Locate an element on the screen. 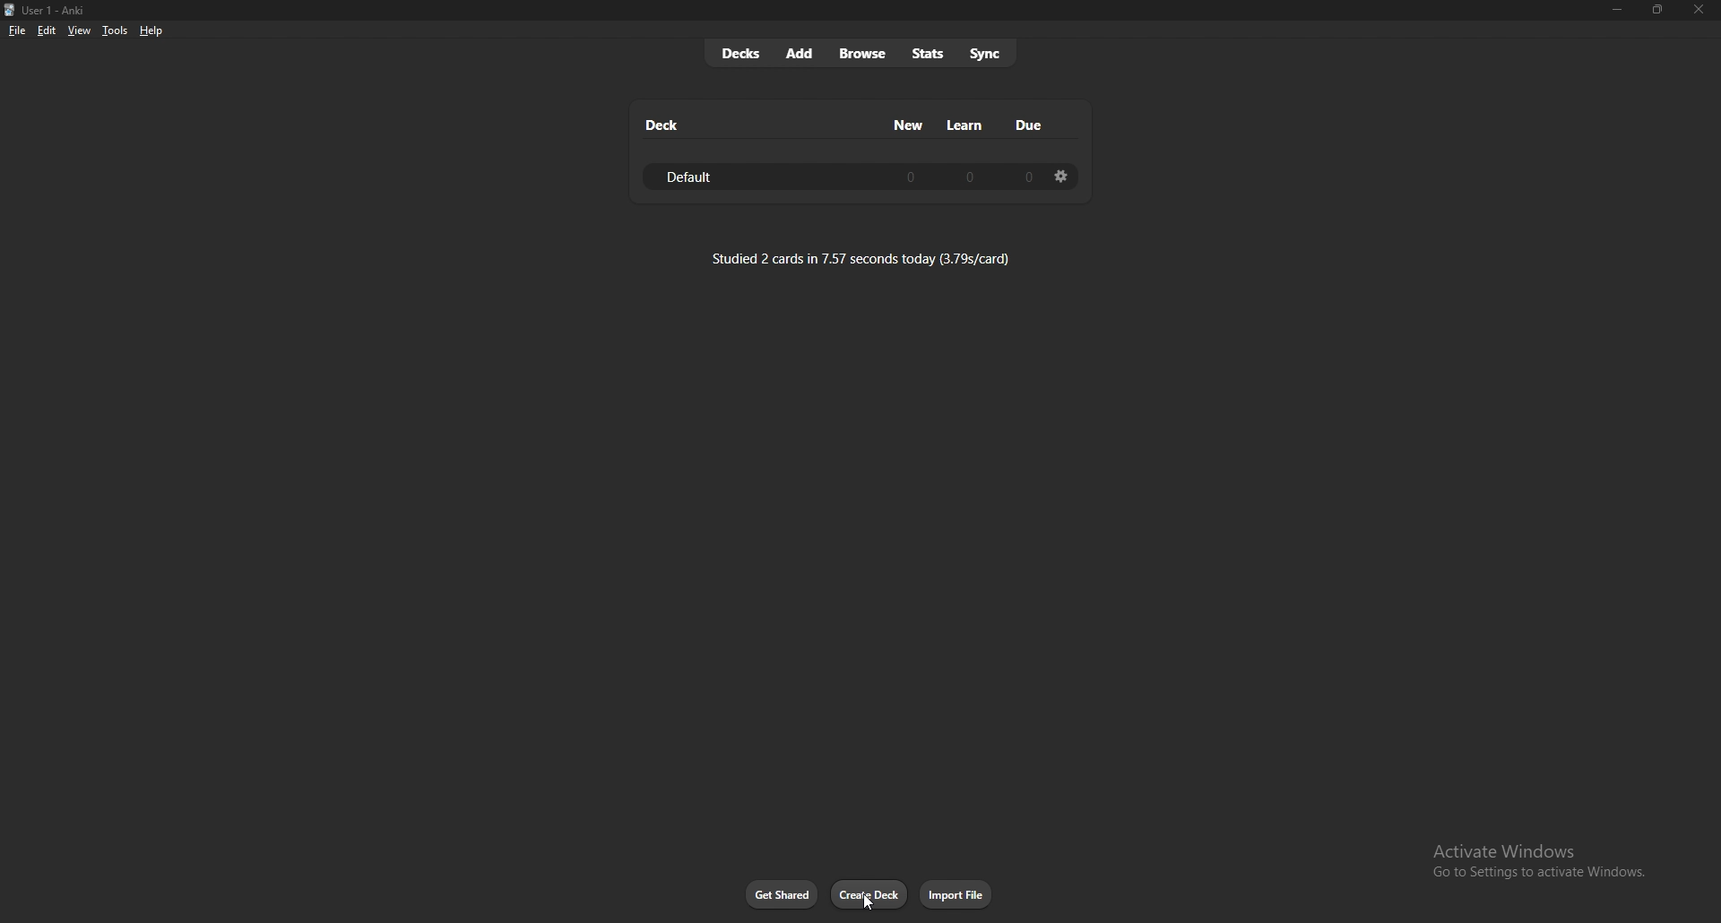 Image resolution: width=1721 pixels, height=923 pixels. create deck is located at coordinates (869, 894).